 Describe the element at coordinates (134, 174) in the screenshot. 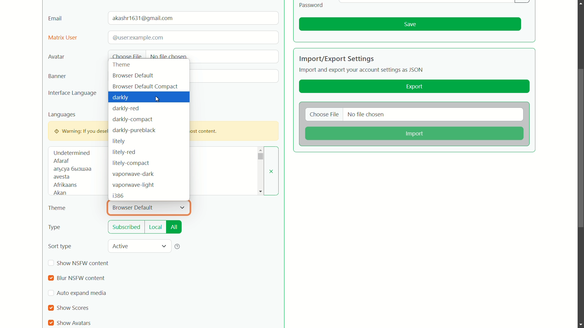

I see `vaporwave dark` at that location.